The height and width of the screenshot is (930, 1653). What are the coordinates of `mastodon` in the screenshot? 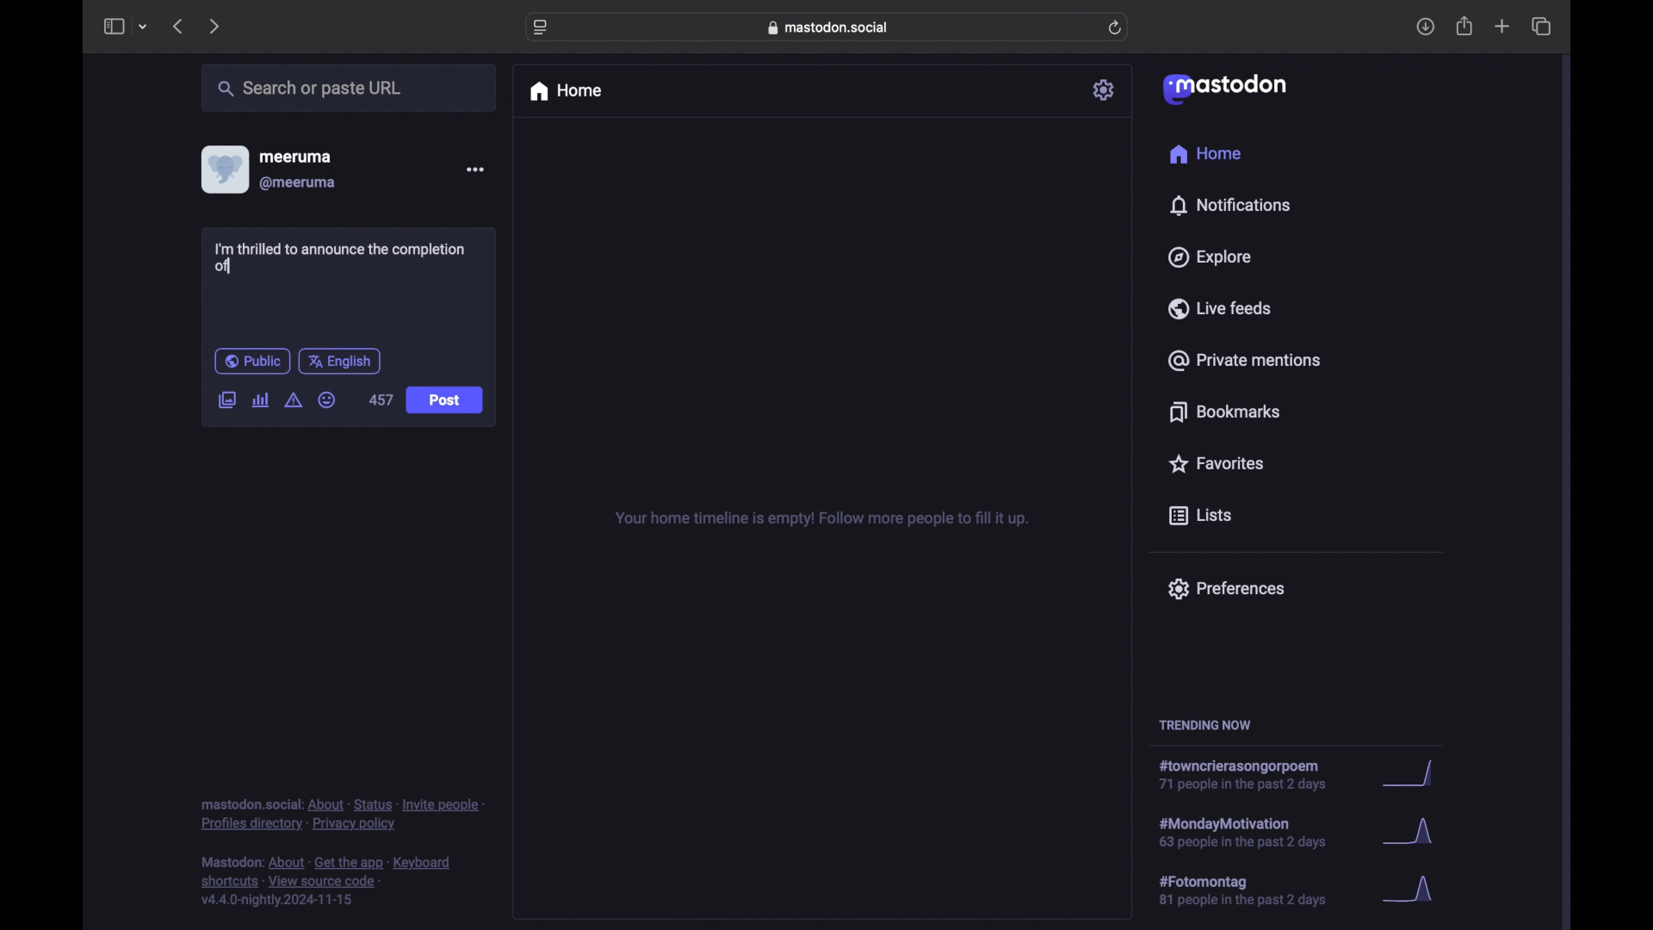 It's located at (1225, 90).